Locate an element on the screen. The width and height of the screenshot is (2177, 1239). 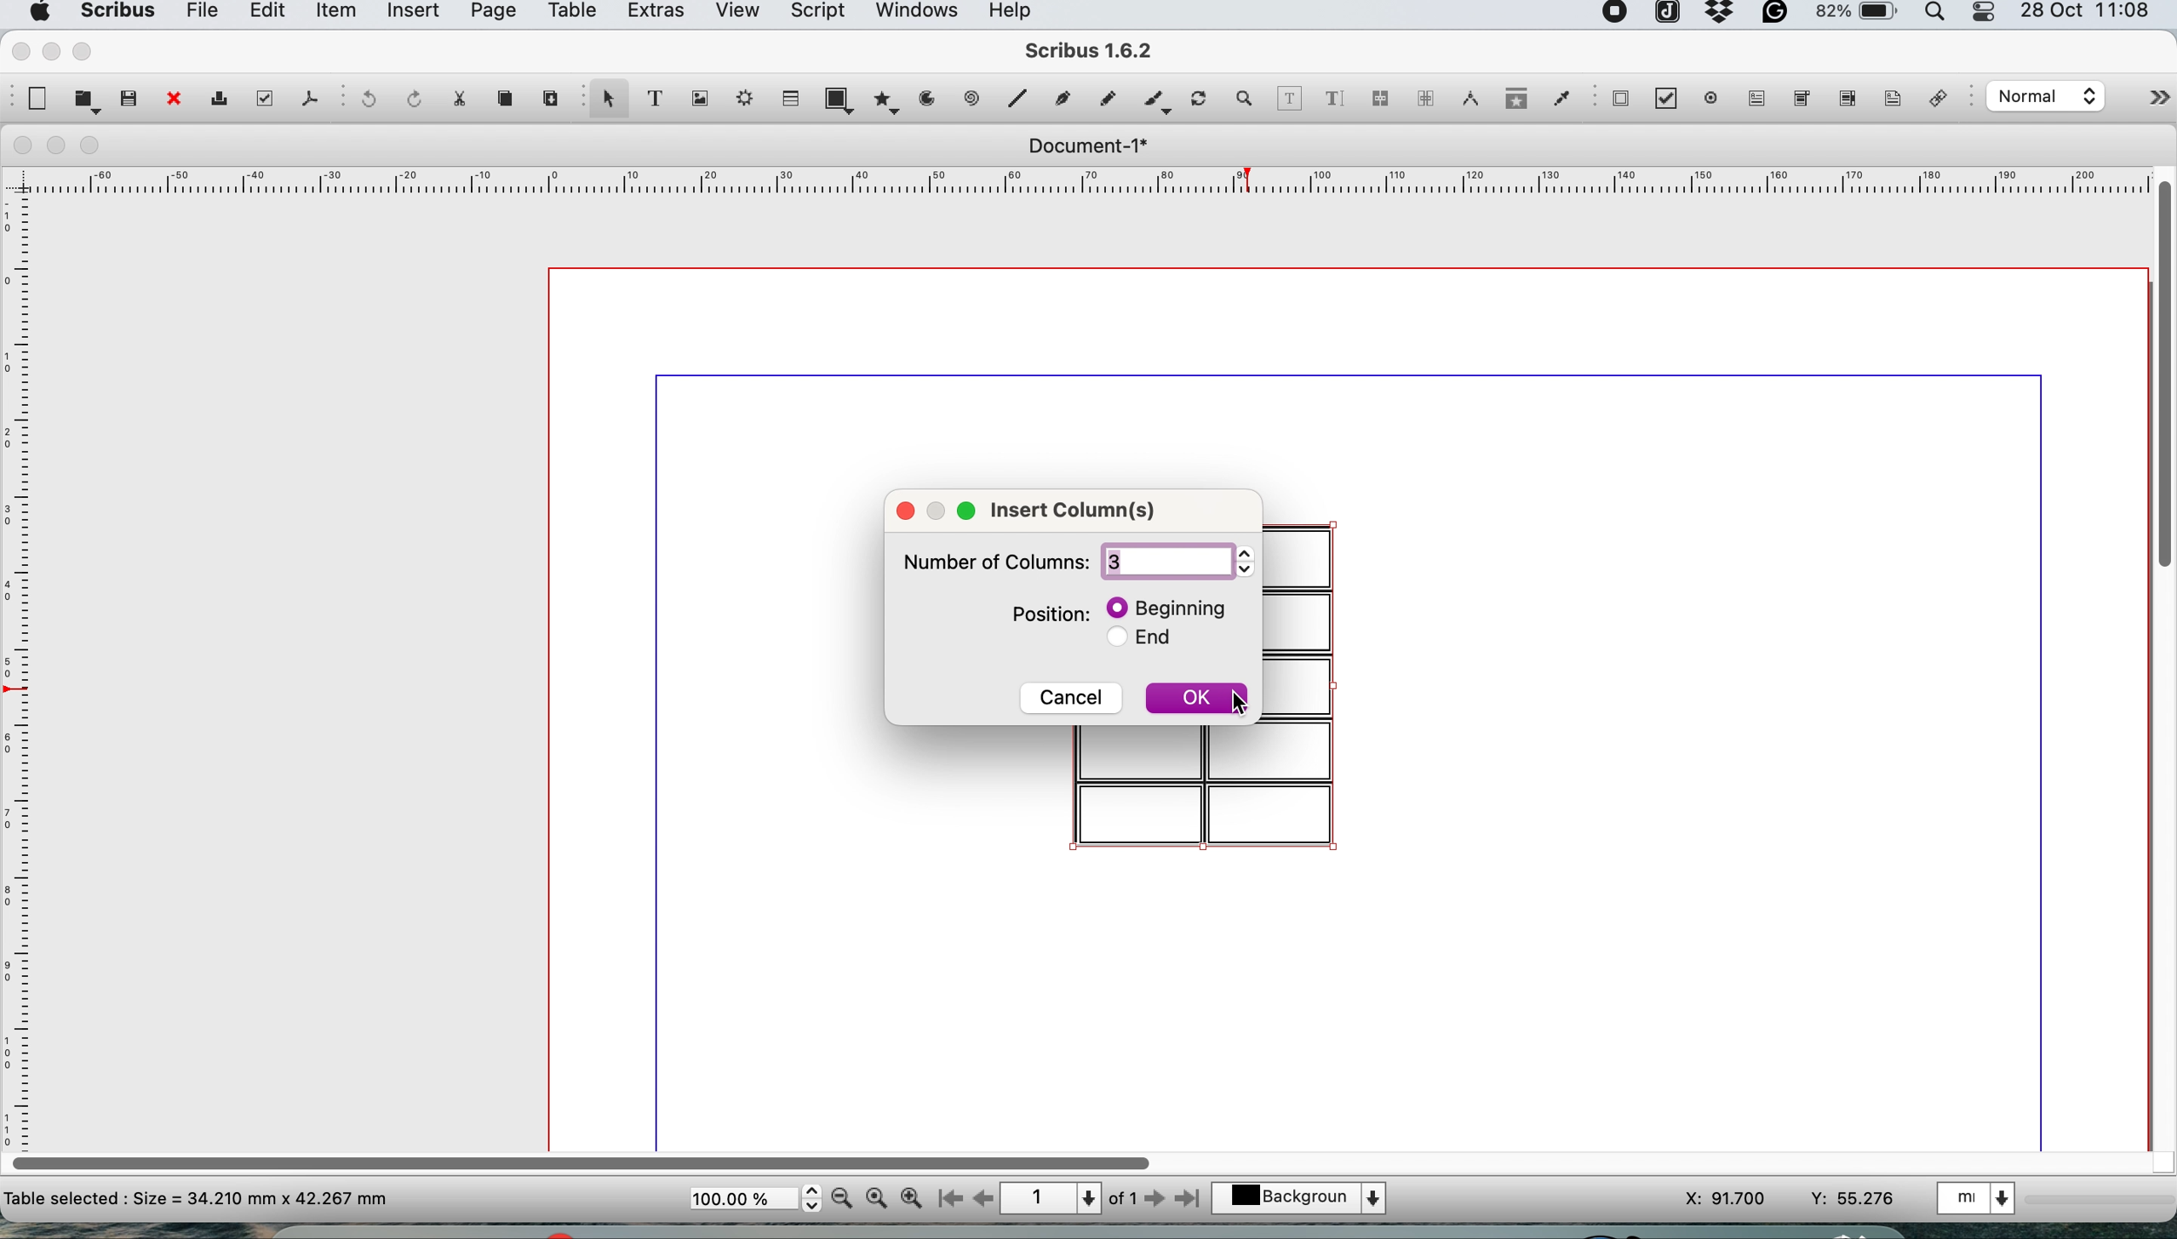
preflight verifier is located at coordinates (261, 98).